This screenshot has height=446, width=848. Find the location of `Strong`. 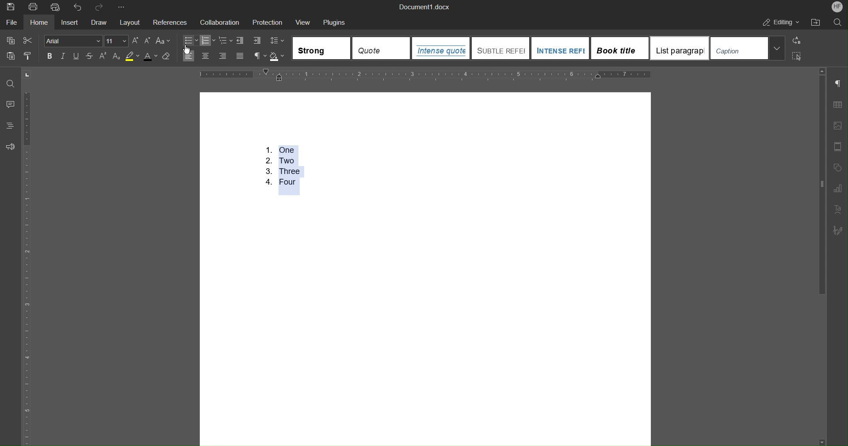

Strong is located at coordinates (322, 48).